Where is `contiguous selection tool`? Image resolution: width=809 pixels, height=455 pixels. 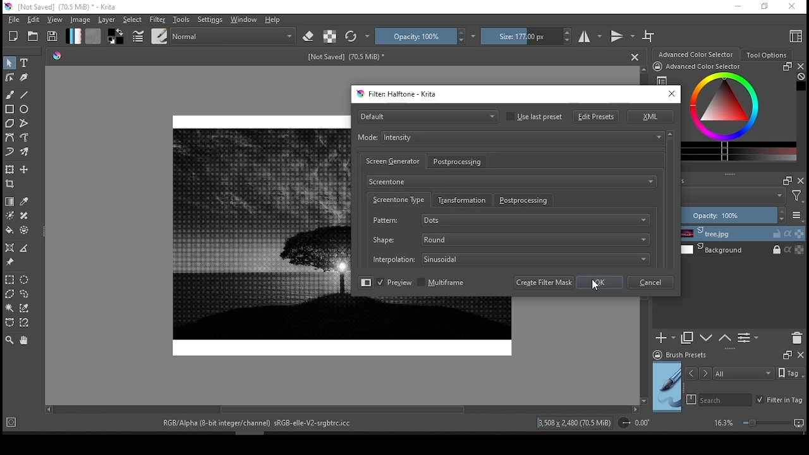 contiguous selection tool is located at coordinates (9, 308).